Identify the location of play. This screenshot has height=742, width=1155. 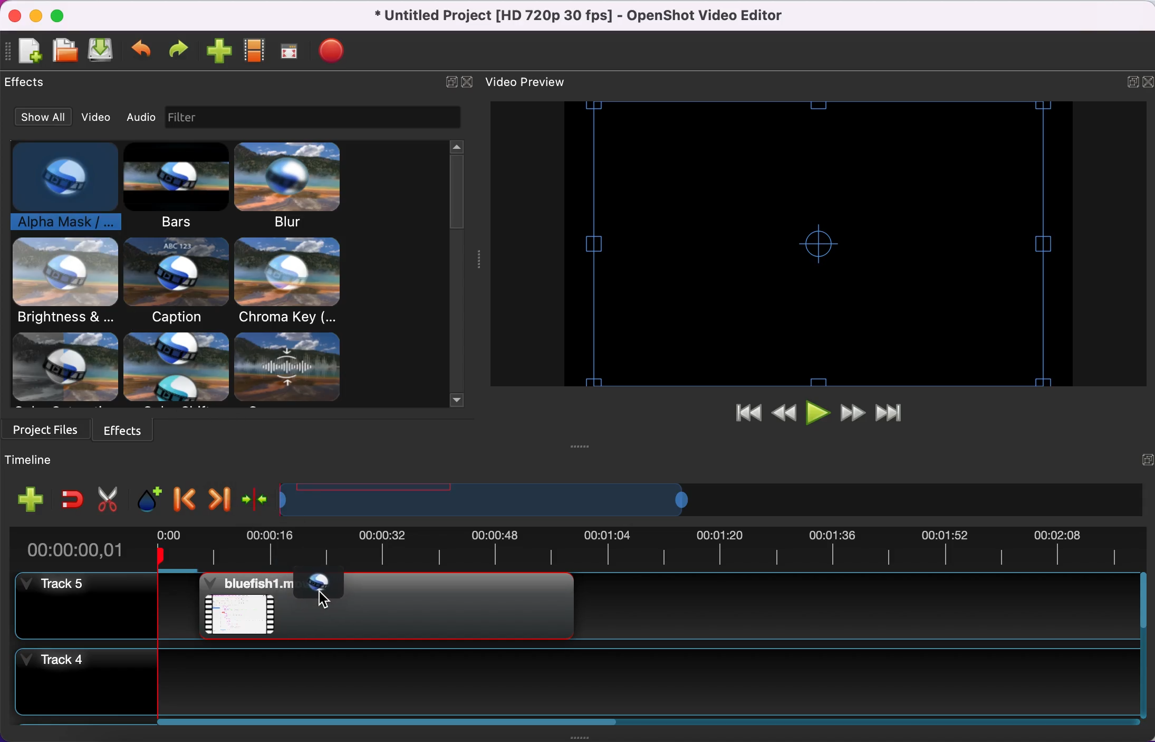
(819, 413).